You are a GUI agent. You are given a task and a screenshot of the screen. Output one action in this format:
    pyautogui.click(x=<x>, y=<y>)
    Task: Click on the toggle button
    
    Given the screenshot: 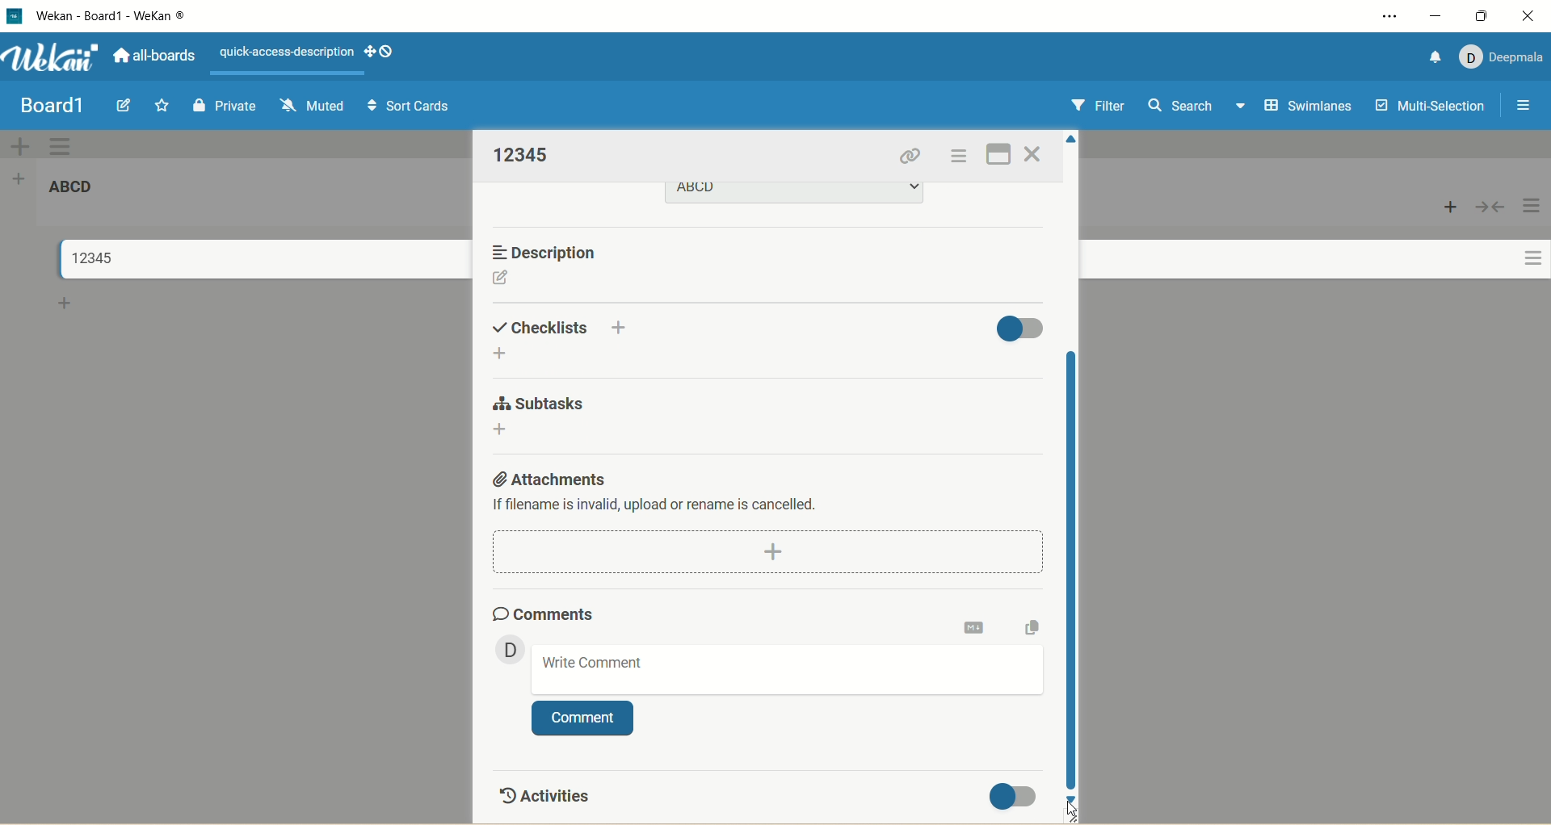 What is the action you would take?
    pyautogui.click(x=1020, y=326)
    